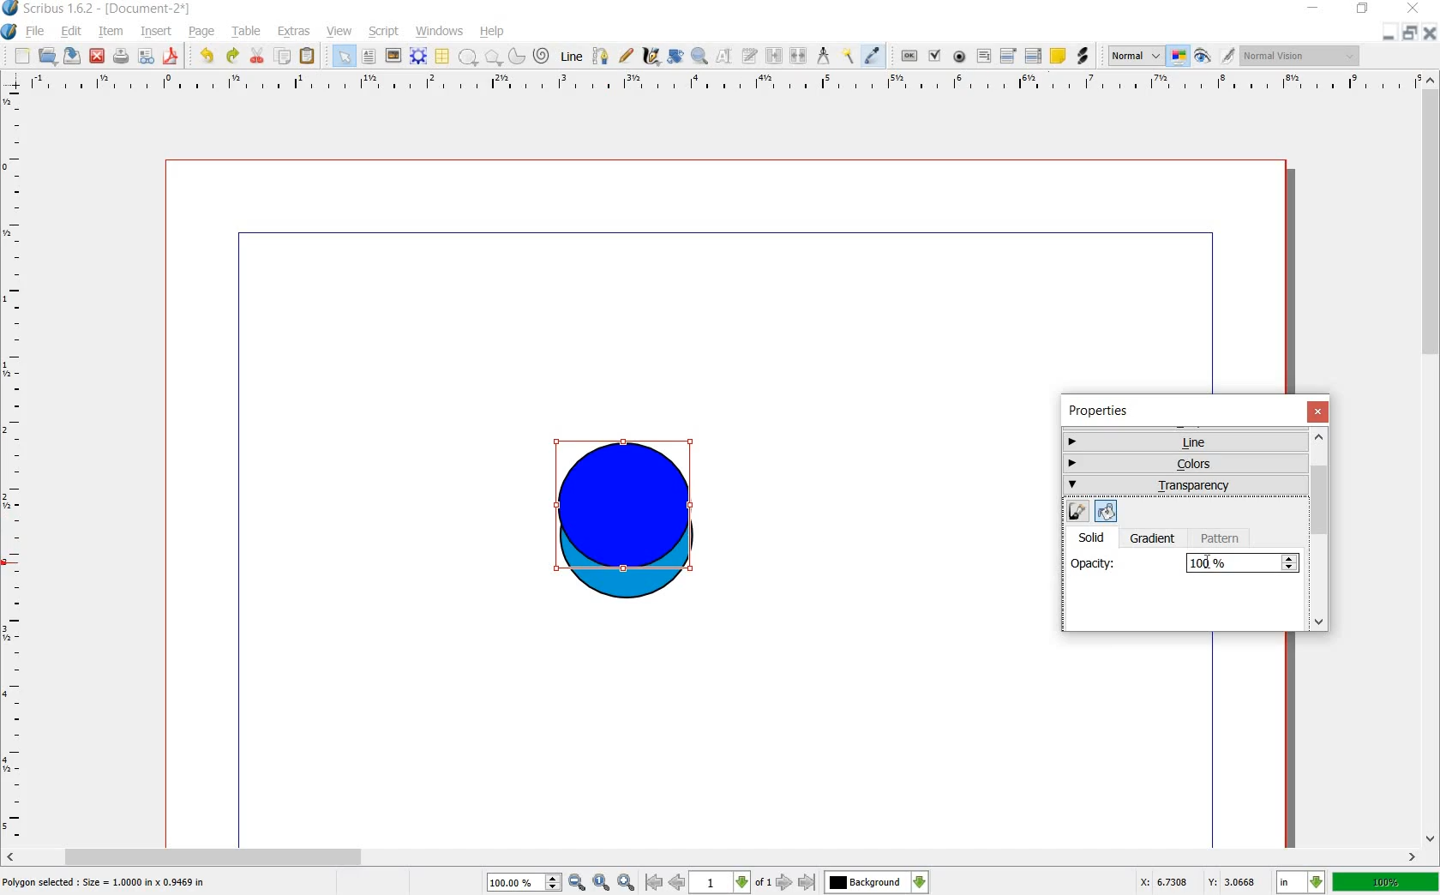  What do you see at coordinates (1231, 563) in the screenshot?
I see `100%` at bounding box center [1231, 563].